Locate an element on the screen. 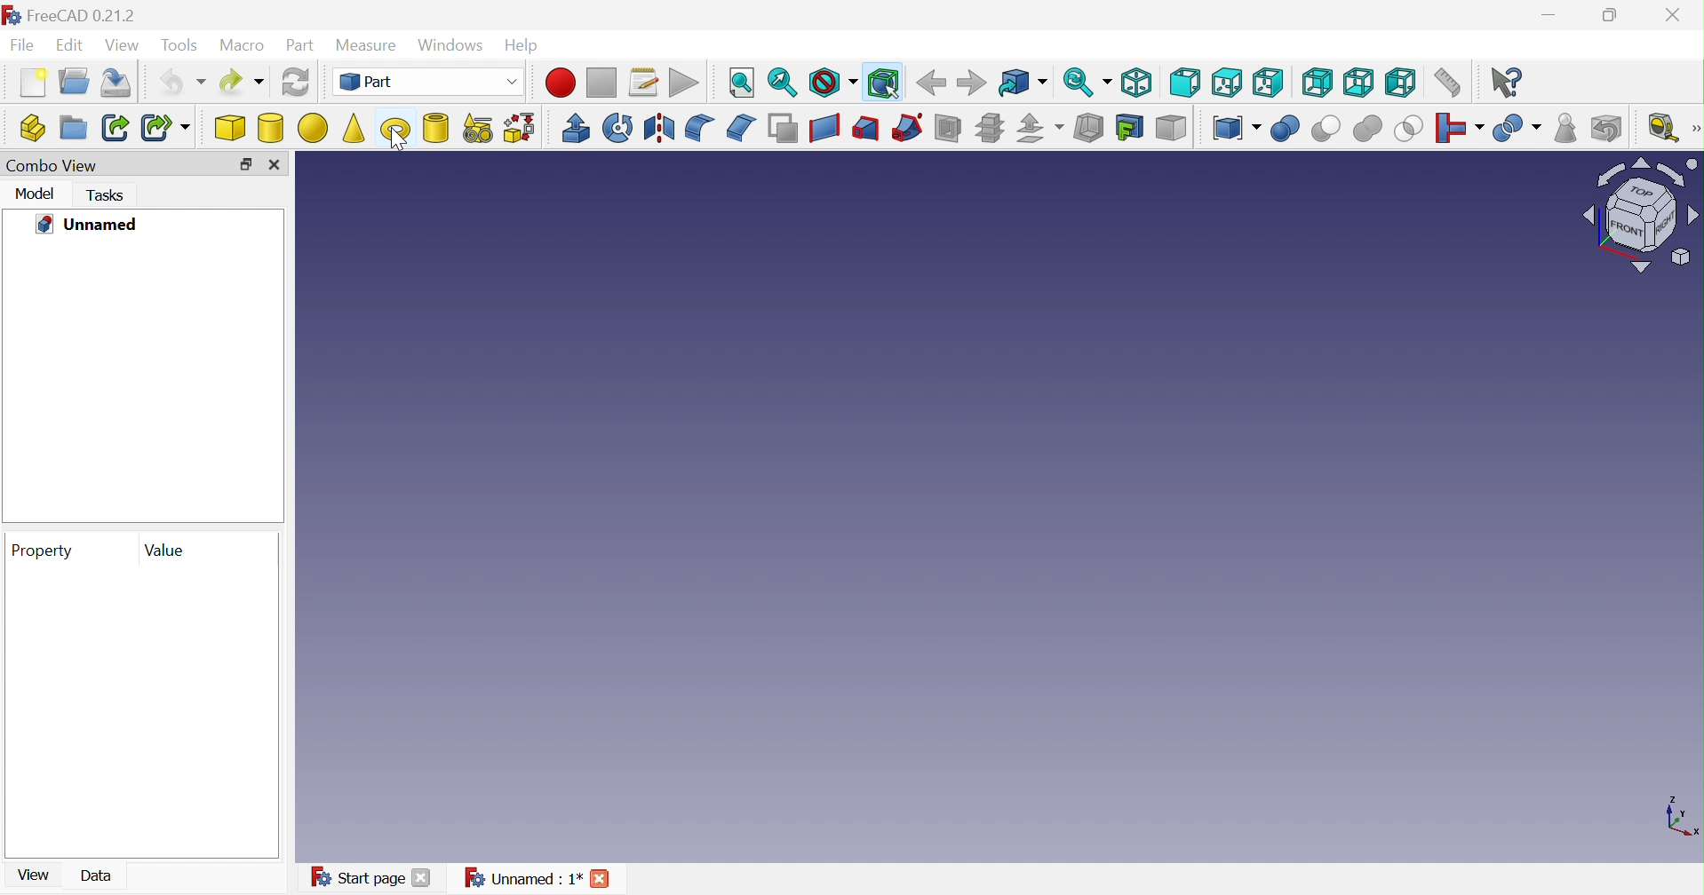 Image resolution: width=1704 pixels, height=895 pixels. Tools is located at coordinates (182, 47).